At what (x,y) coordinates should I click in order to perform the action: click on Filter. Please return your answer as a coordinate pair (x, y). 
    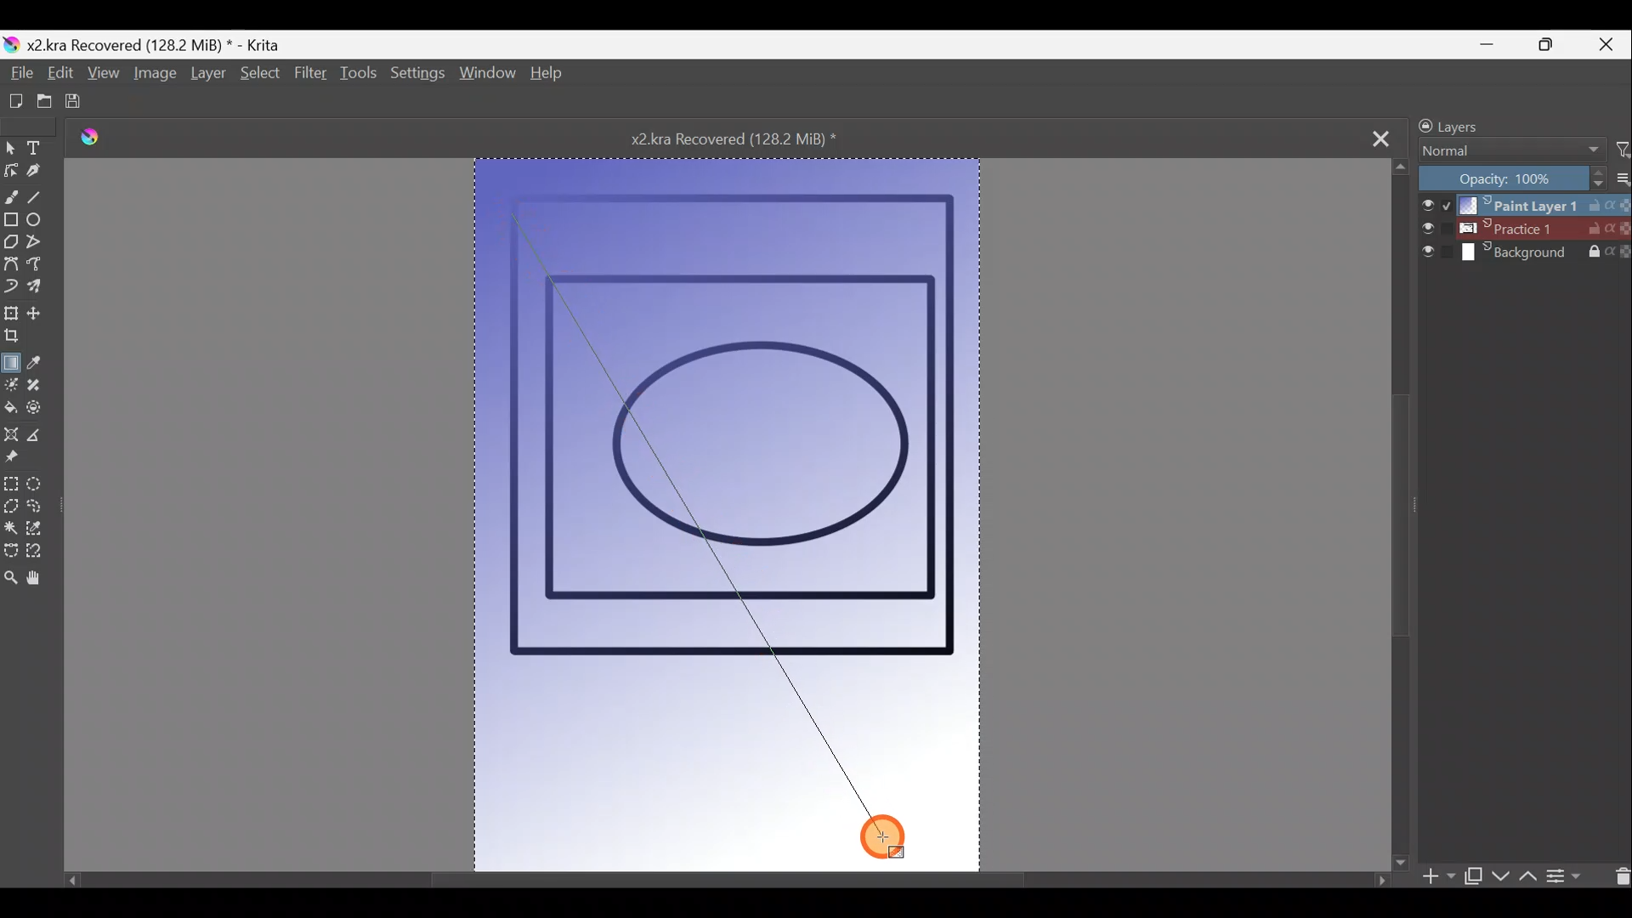
    Looking at the image, I should click on (1622, 150).